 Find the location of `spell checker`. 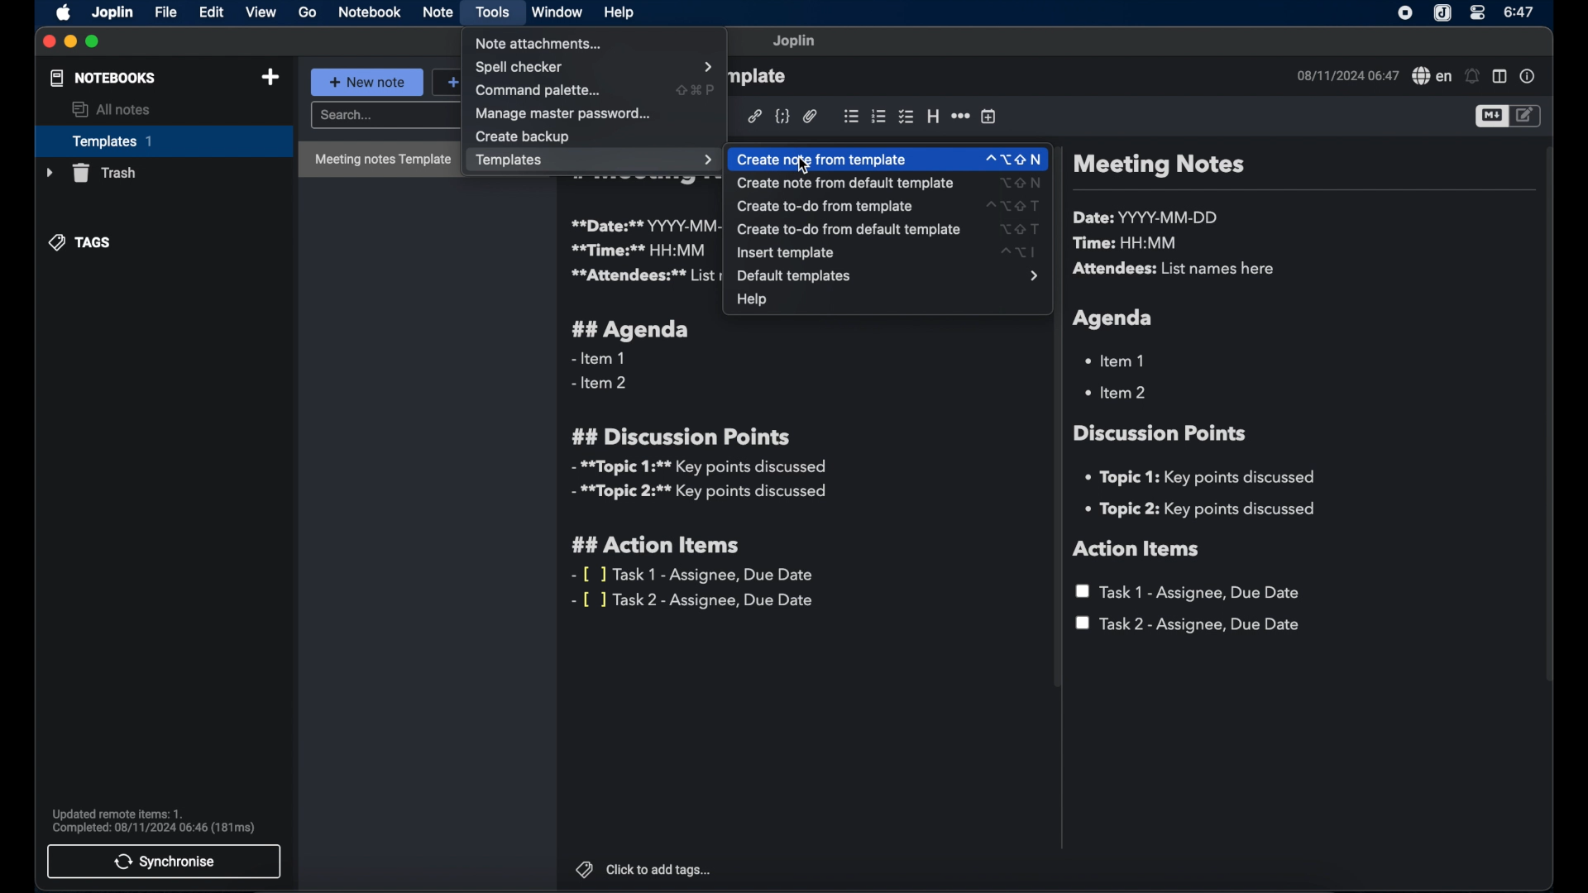

spell checker is located at coordinates (1430, 77).